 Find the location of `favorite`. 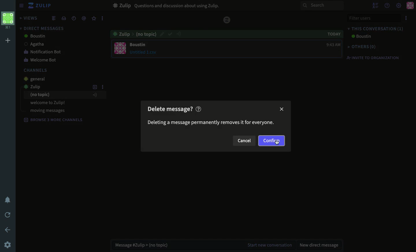

favorite is located at coordinates (94, 18).